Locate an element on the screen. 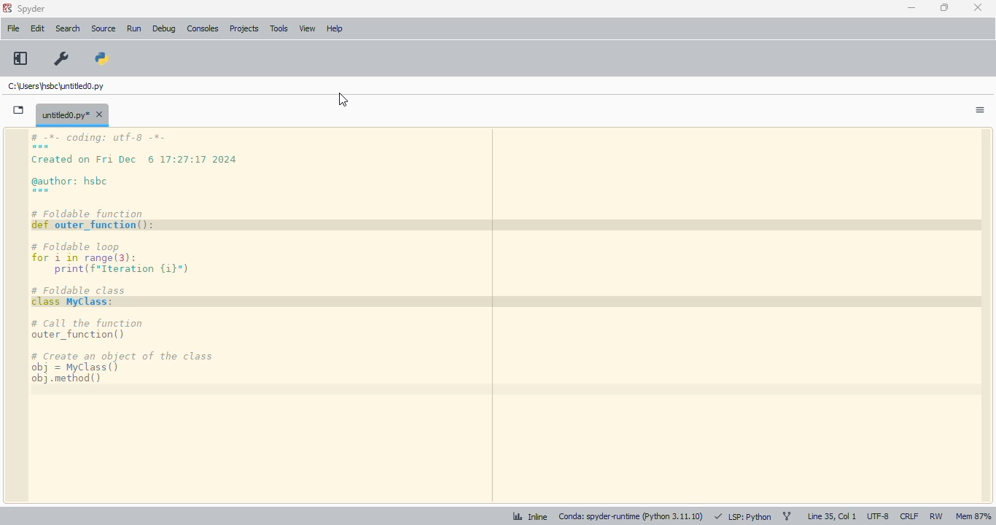 The height and width of the screenshot is (525, 996). tools is located at coordinates (279, 29).